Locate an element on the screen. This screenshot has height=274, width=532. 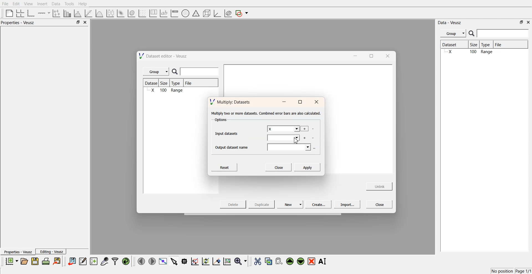
import data sets is located at coordinates (71, 261).